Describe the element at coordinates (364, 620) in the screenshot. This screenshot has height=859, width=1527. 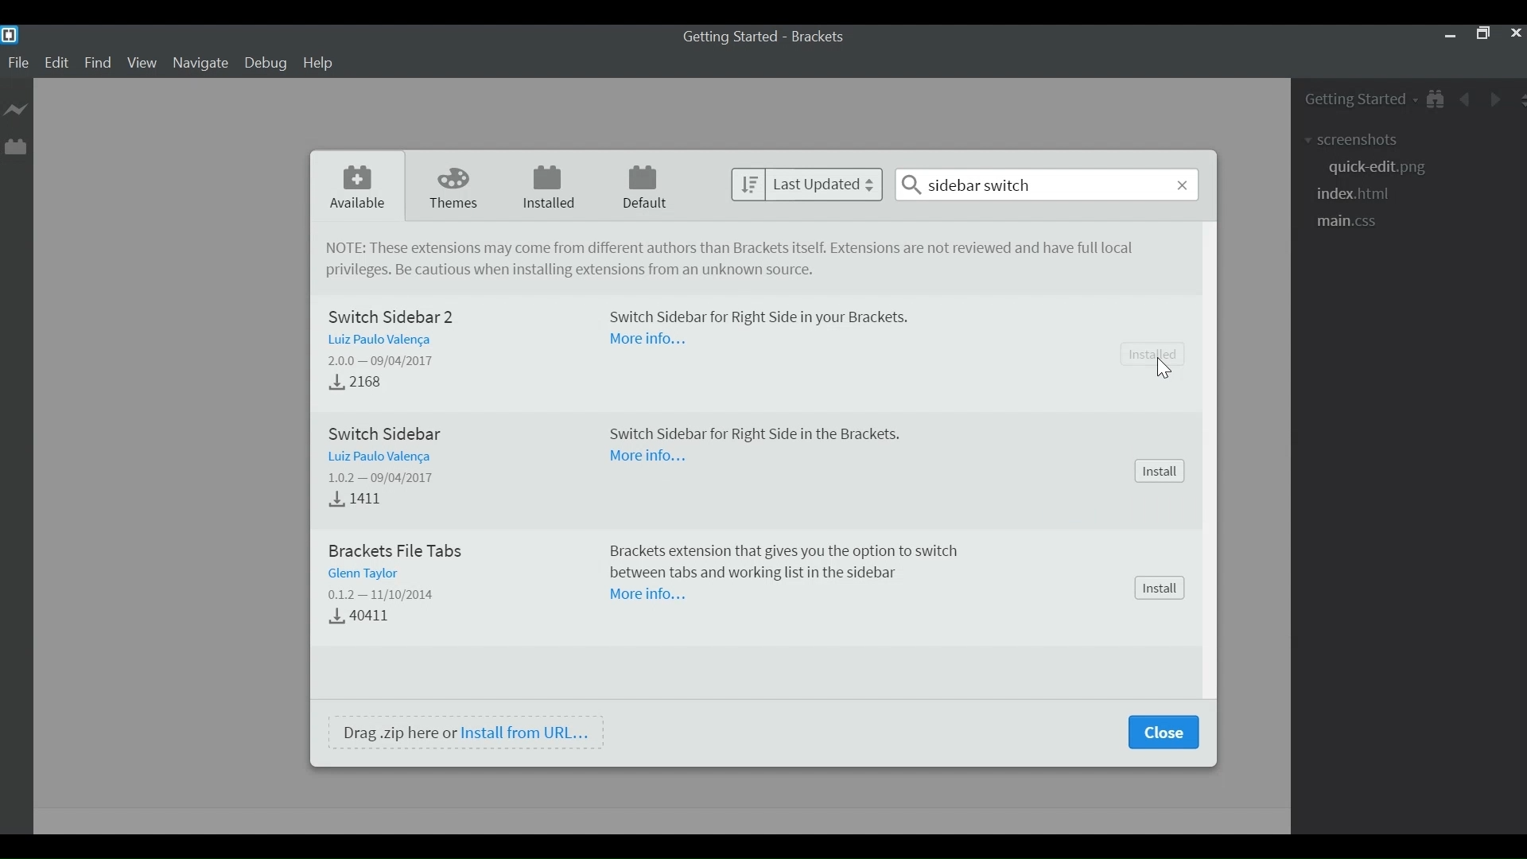
I see `40411` at that location.